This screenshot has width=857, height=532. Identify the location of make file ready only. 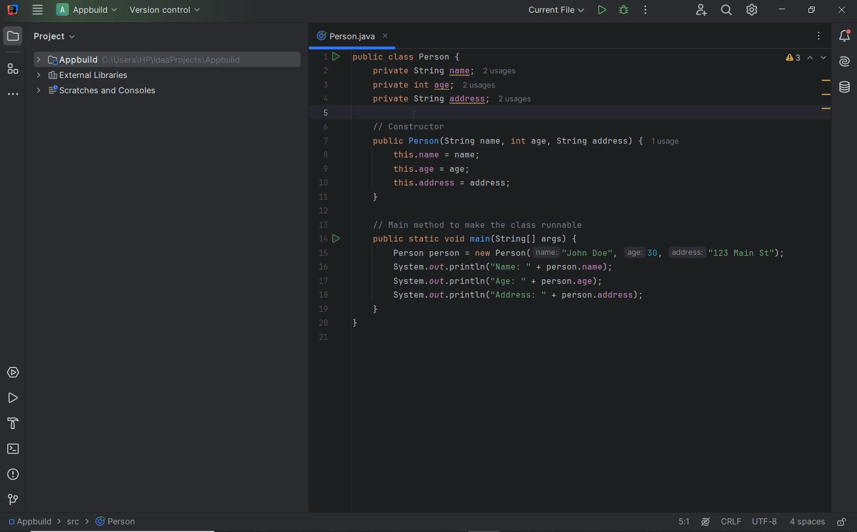
(844, 523).